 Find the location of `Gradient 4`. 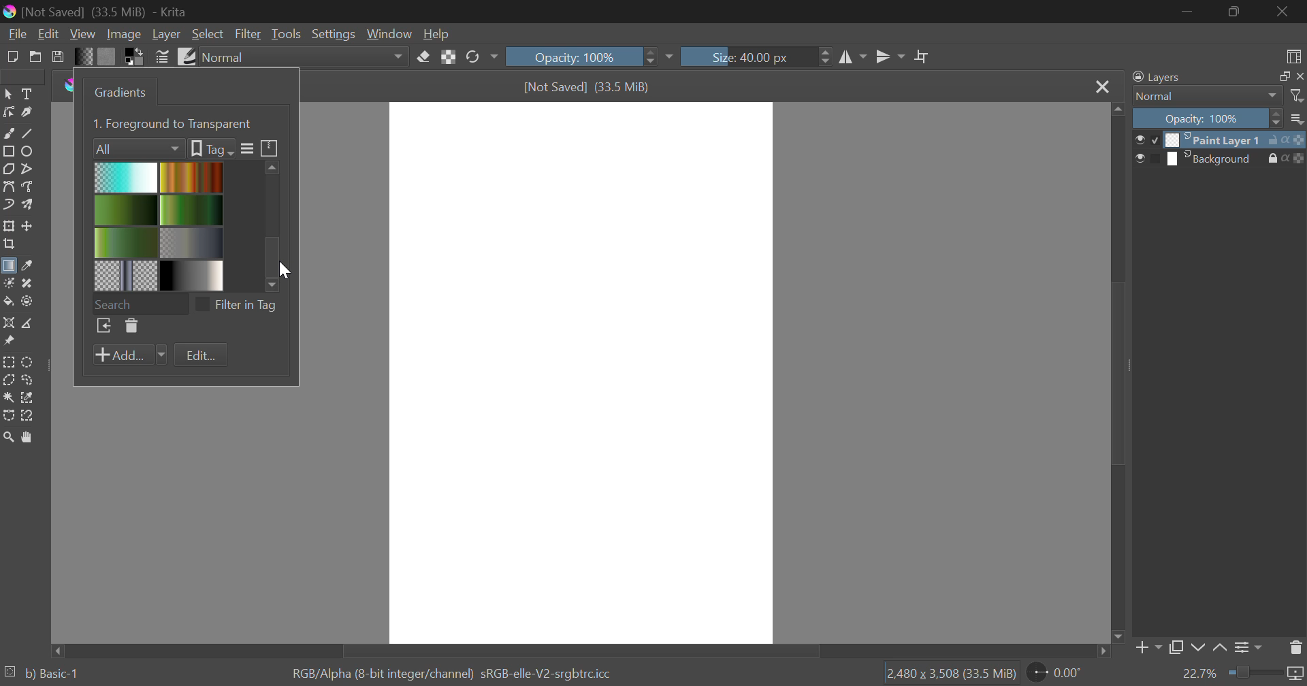

Gradient 4 is located at coordinates (192, 209).